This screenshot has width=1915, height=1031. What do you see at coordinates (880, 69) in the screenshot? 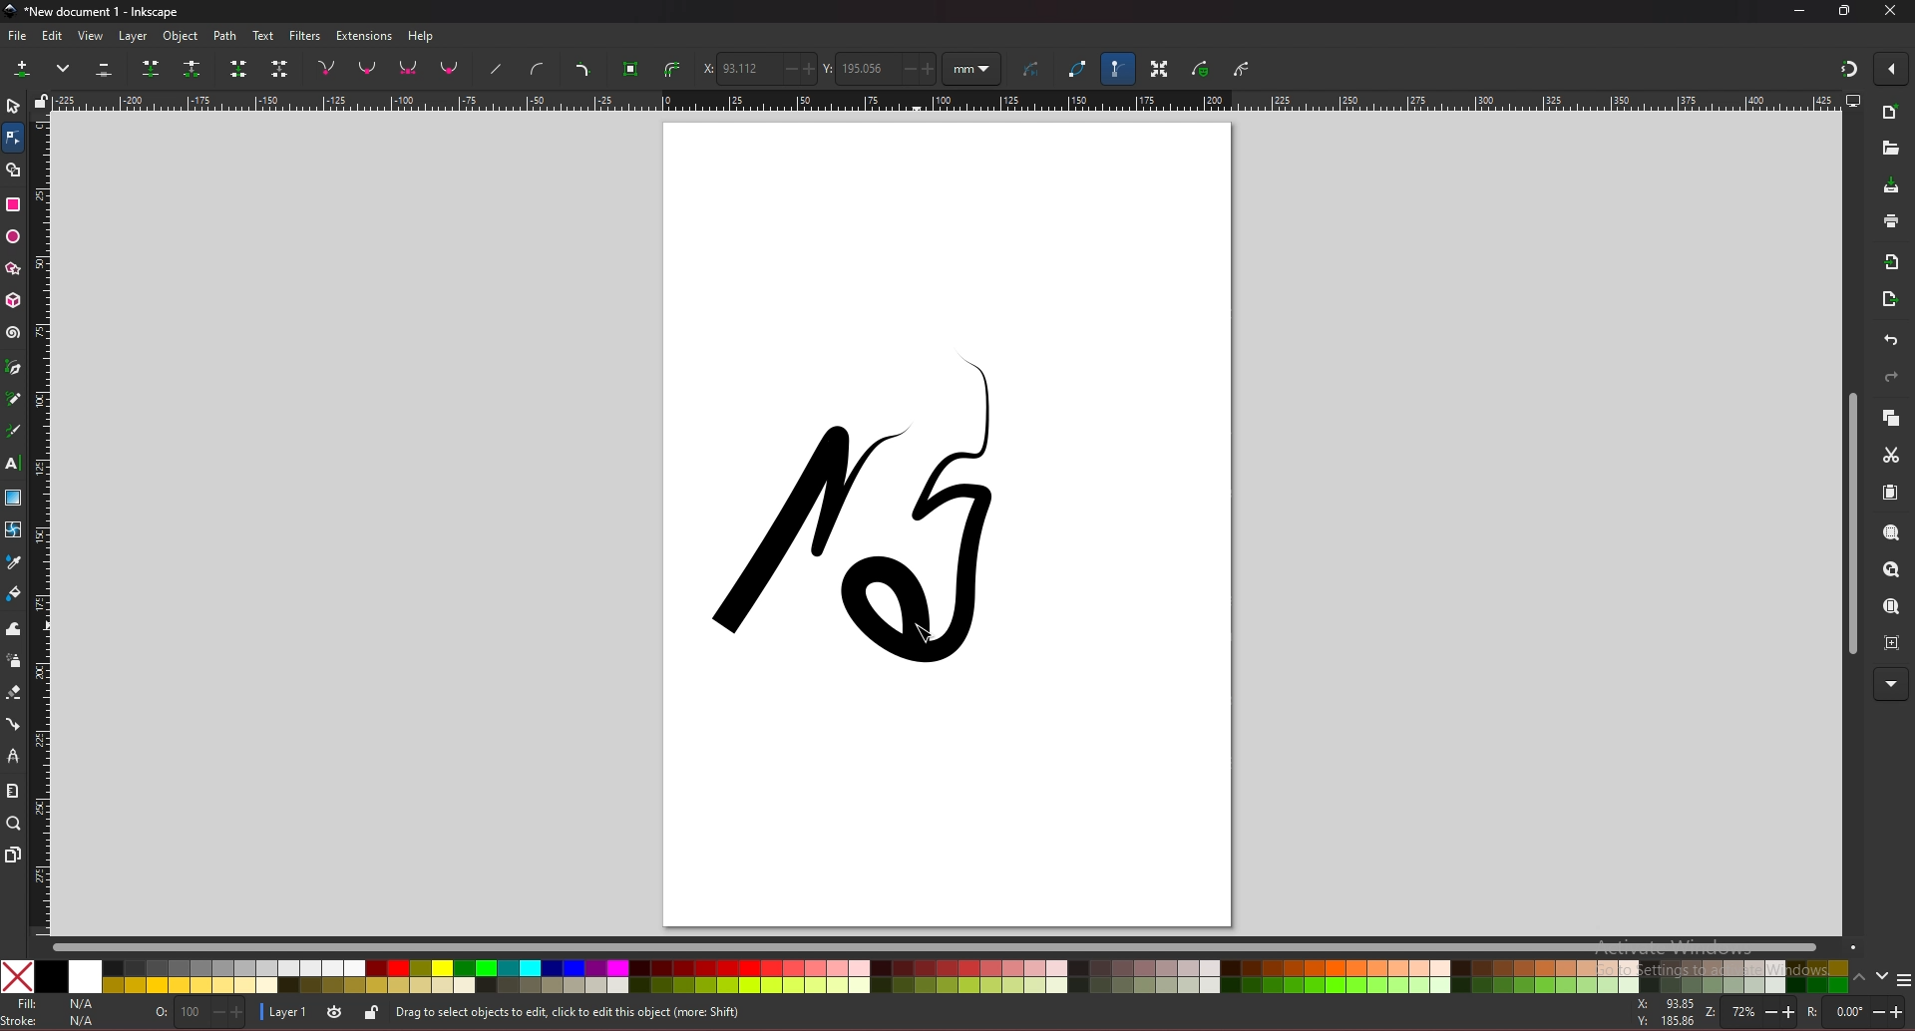
I see `y coordinate` at bounding box center [880, 69].